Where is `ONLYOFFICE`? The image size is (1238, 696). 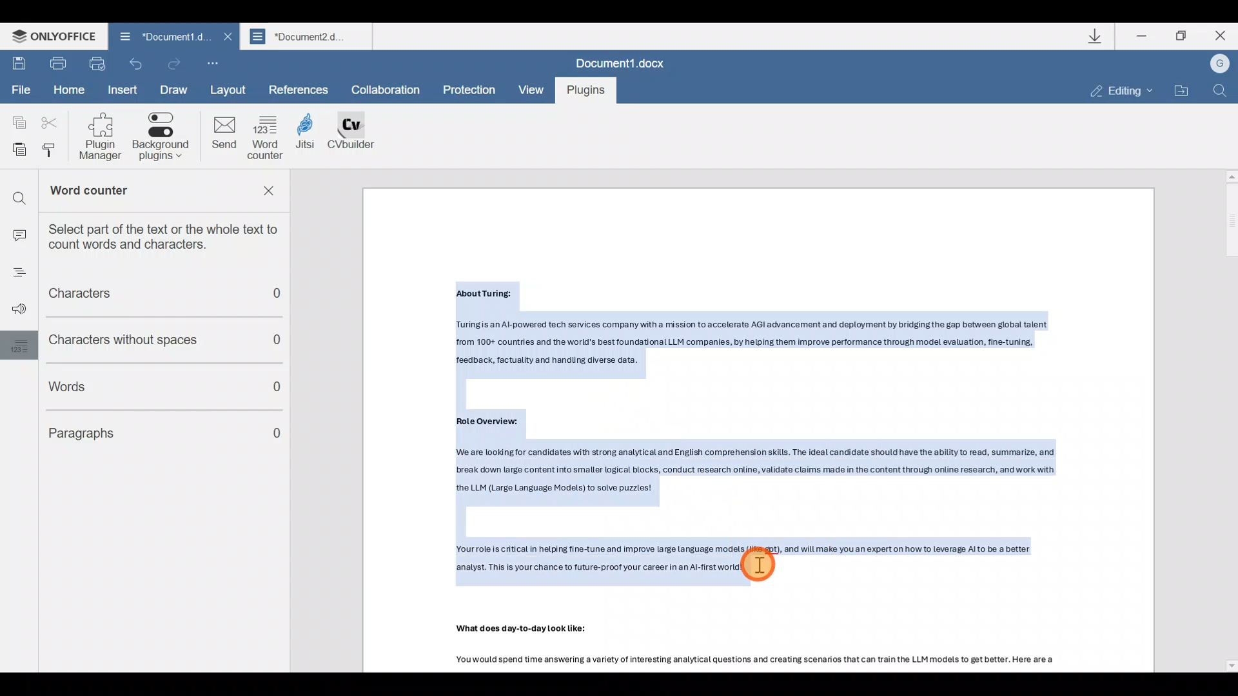
ONLYOFFICE is located at coordinates (49, 36).